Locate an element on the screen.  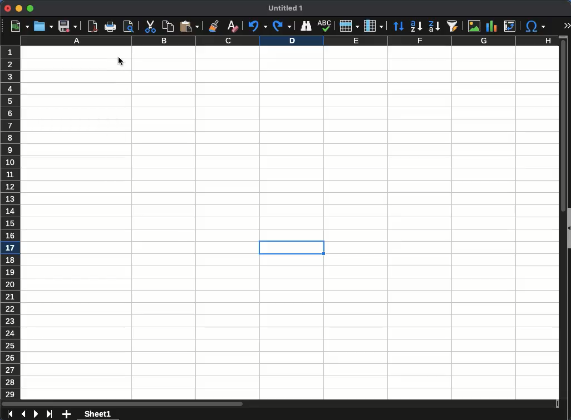
print is located at coordinates (111, 27).